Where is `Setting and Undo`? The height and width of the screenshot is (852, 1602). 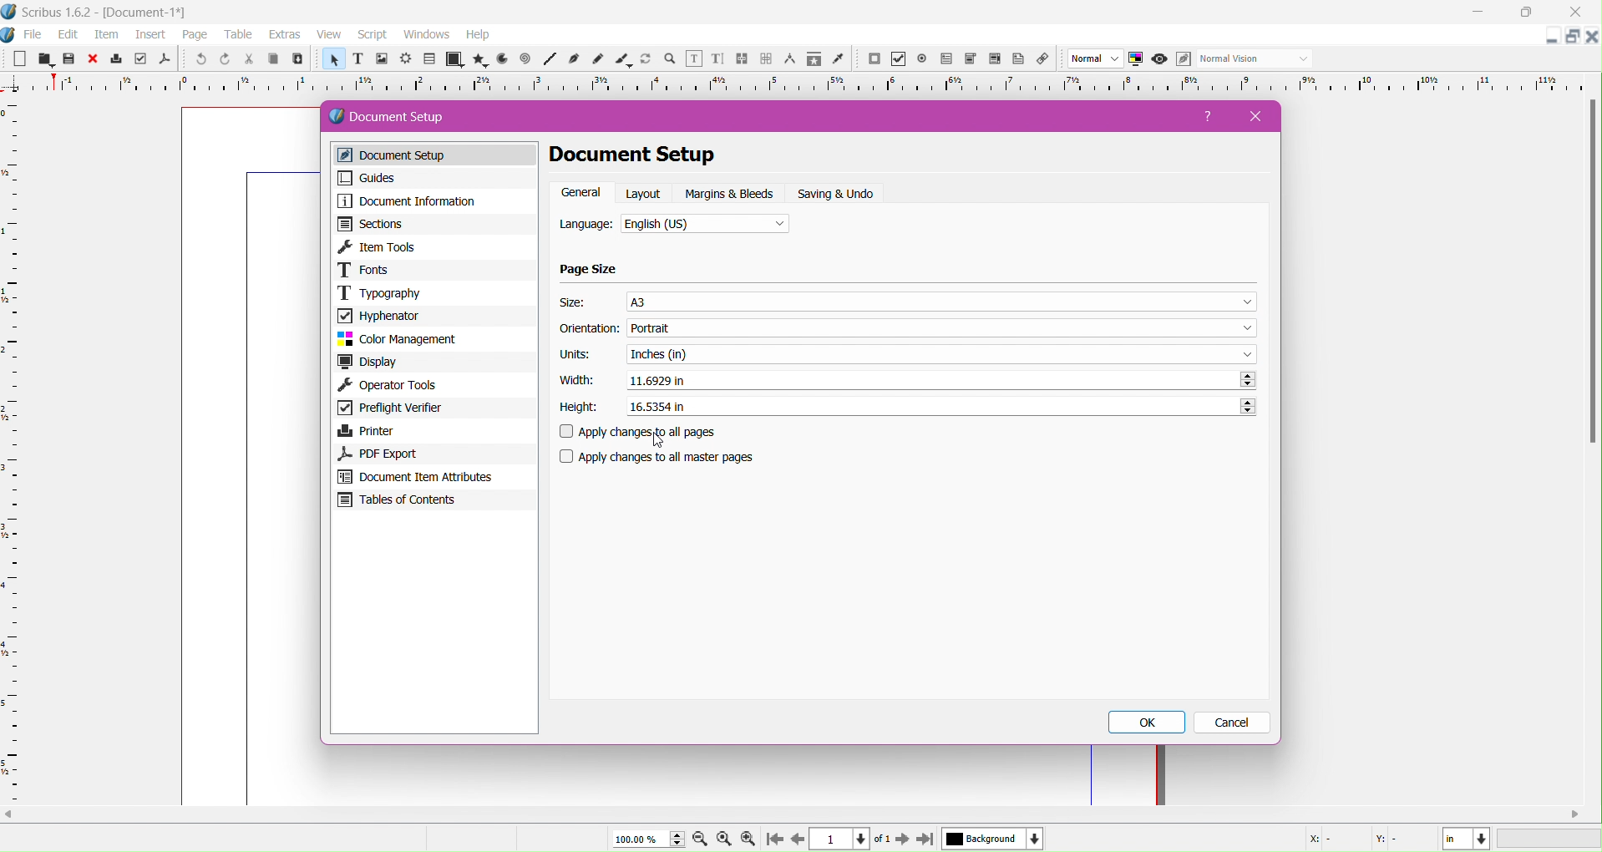
Setting and Undo is located at coordinates (842, 194).